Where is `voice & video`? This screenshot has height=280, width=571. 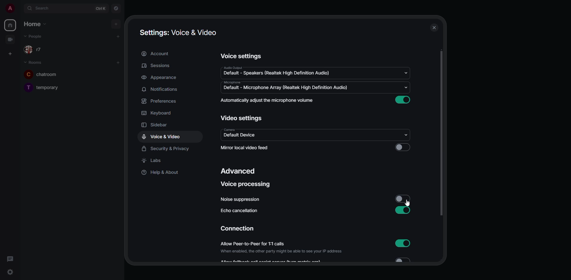 voice & video is located at coordinates (161, 137).